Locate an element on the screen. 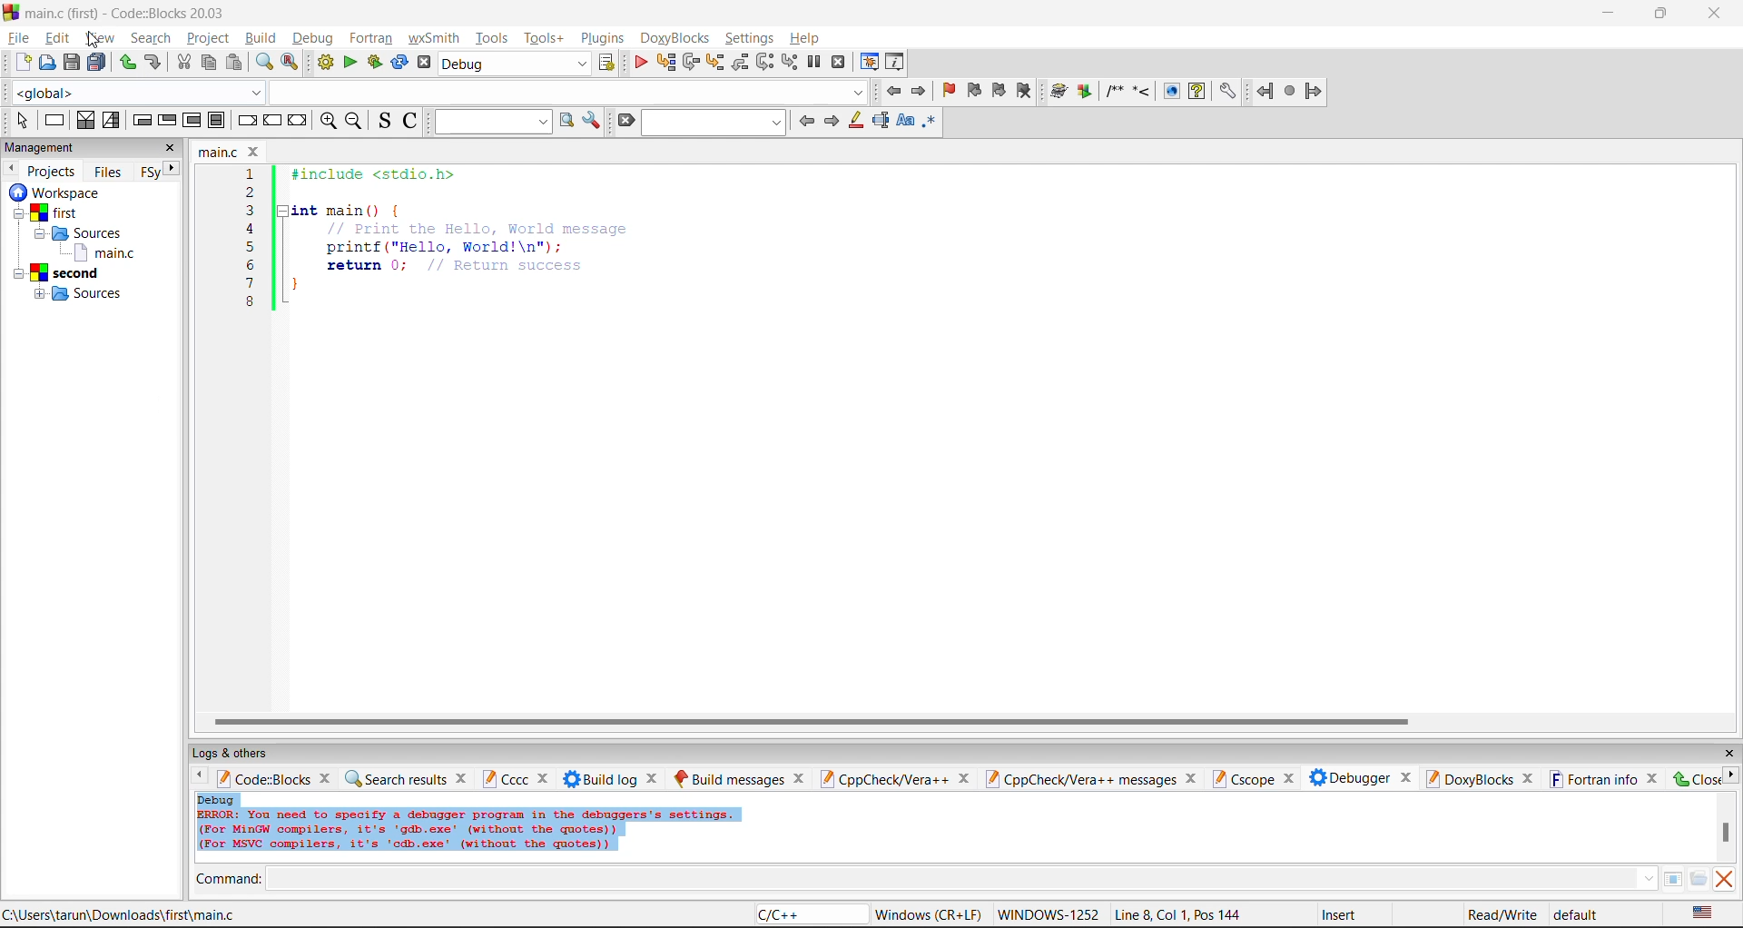  view is located at coordinates (101, 35).